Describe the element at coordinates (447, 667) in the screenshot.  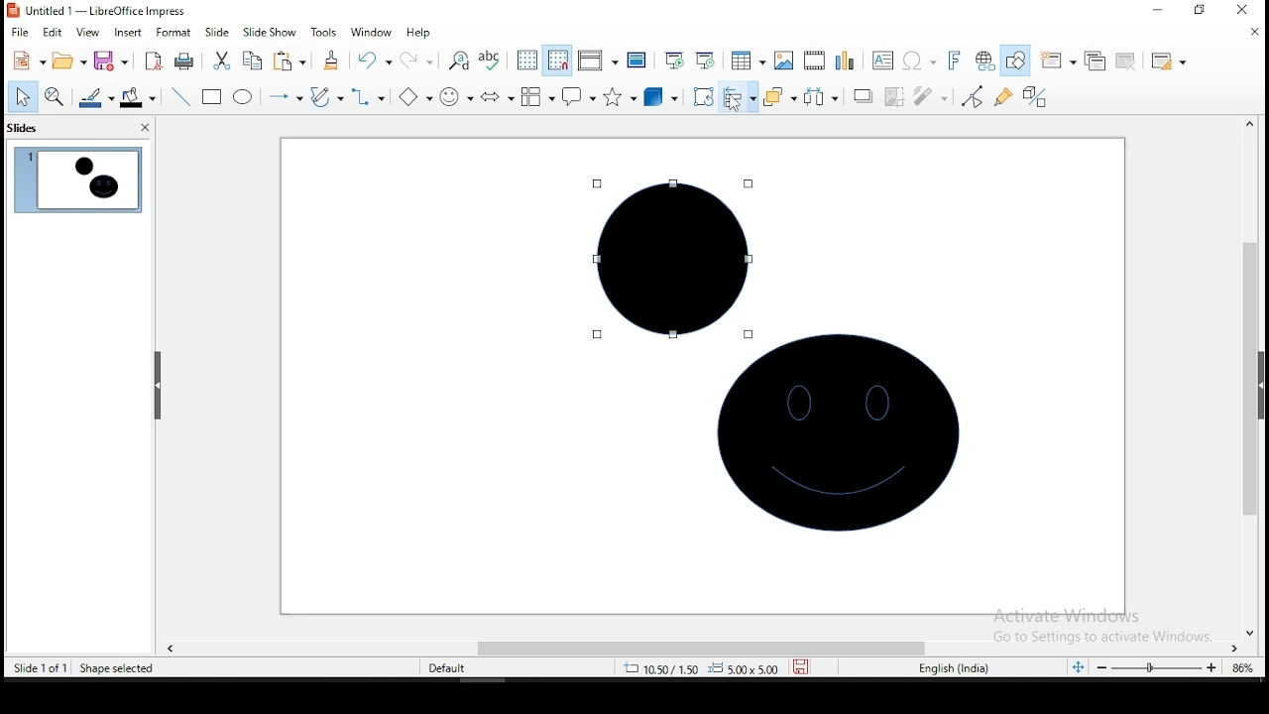
I see `default` at that location.